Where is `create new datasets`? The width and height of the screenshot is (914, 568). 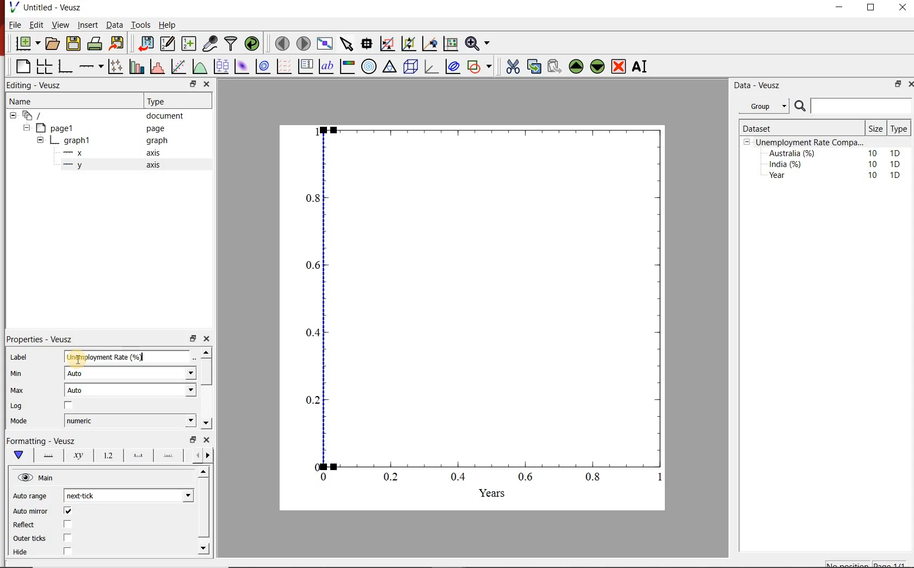
create new datasets is located at coordinates (188, 44).